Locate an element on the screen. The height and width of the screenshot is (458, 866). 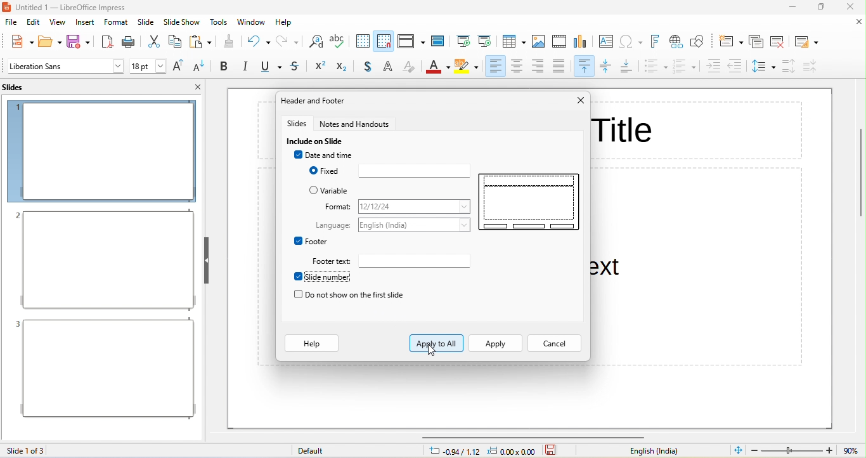
new is located at coordinates (18, 41).